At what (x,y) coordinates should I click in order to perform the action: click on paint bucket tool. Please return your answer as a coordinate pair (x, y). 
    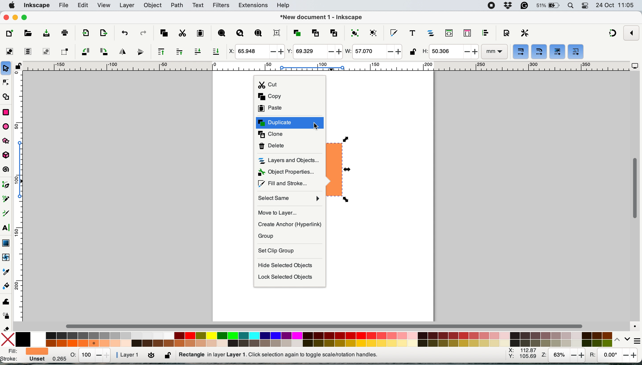
    Looking at the image, I should click on (7, 287).